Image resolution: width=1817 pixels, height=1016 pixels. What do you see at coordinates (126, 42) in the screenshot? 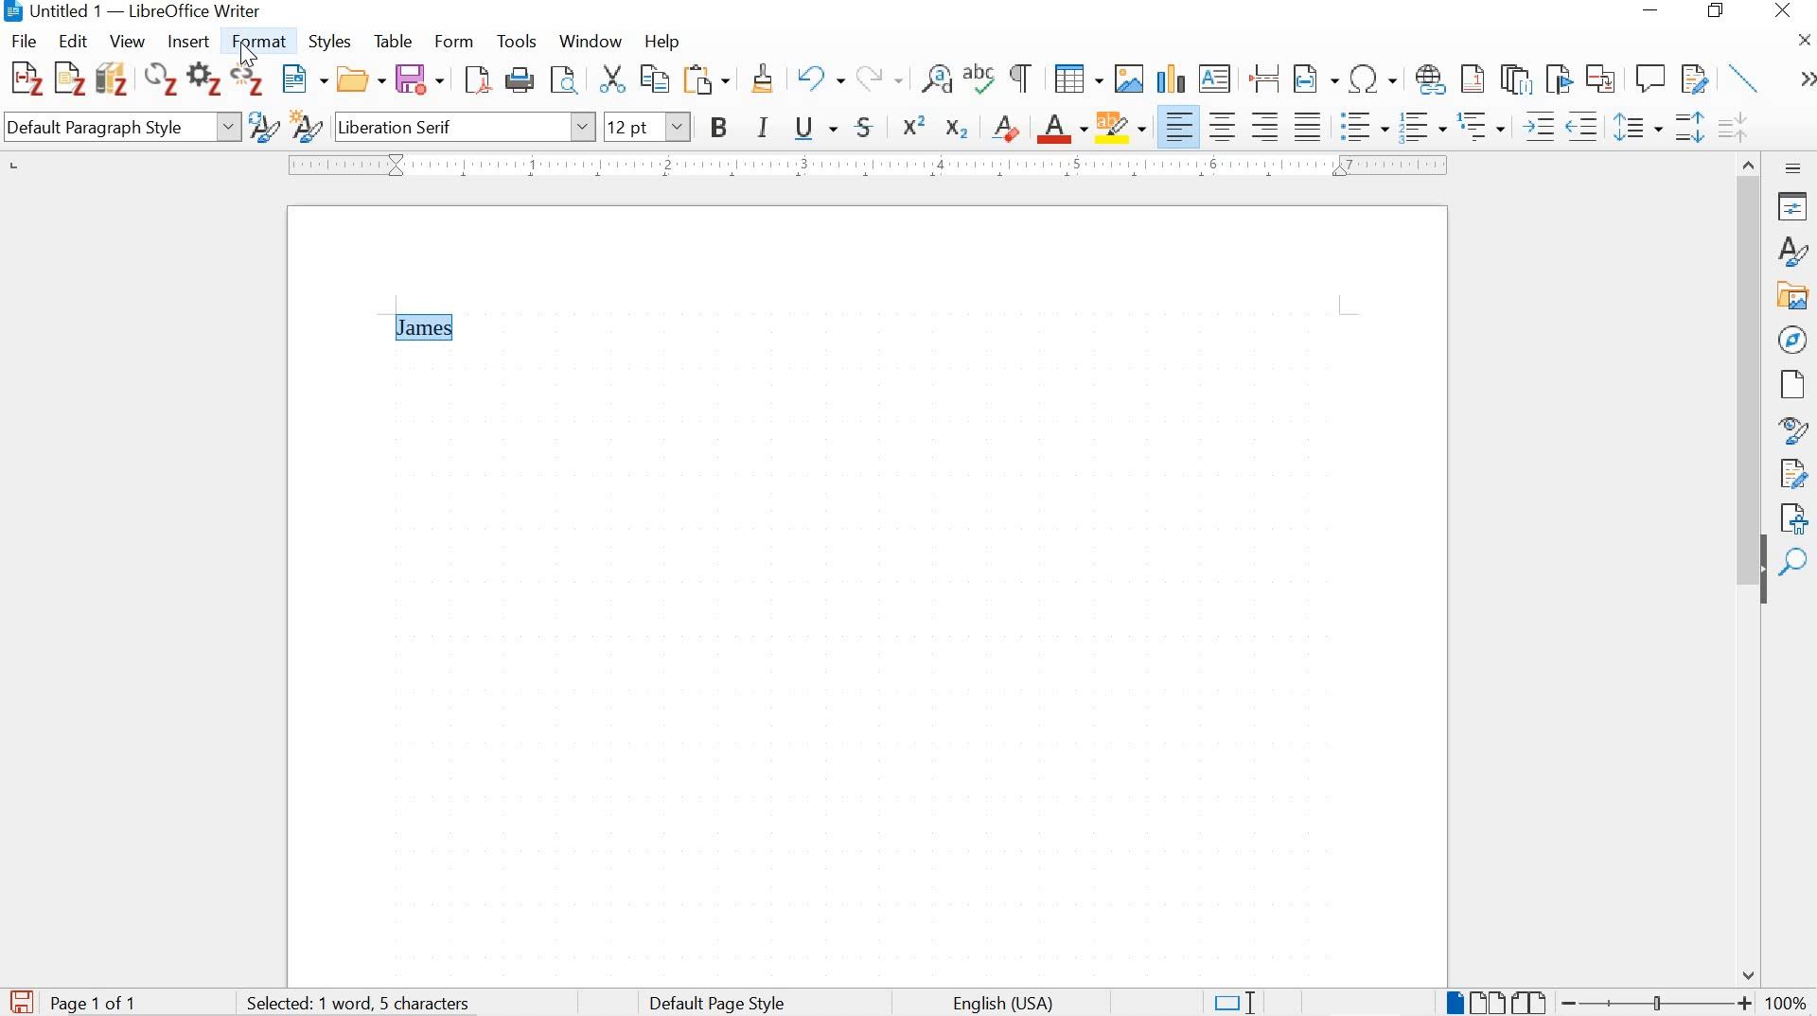
I see `view` at bounding box center [126, 42].